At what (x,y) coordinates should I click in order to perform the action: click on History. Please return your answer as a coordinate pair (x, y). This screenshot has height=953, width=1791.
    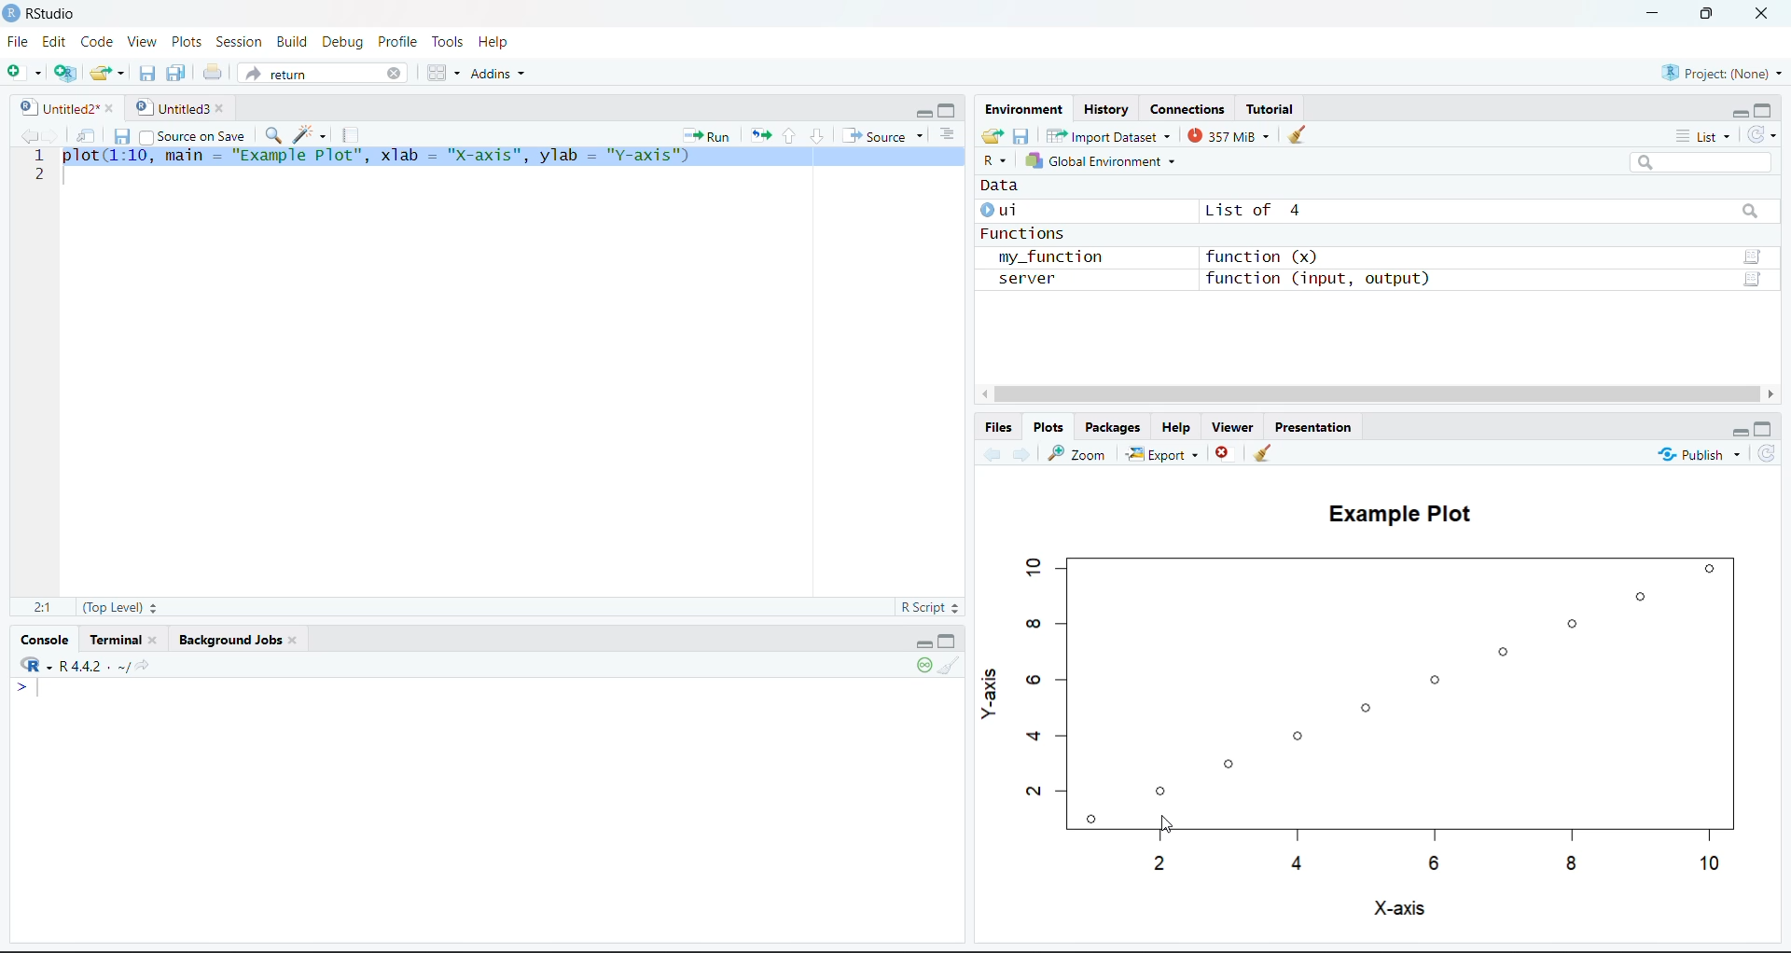
    Looking at the image, I should click on (1106, 107).